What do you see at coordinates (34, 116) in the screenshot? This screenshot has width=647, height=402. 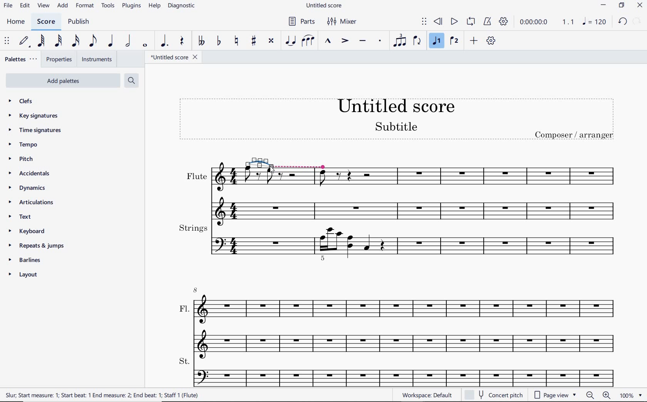 I see `key signatures` at bounding box center [34, 116].